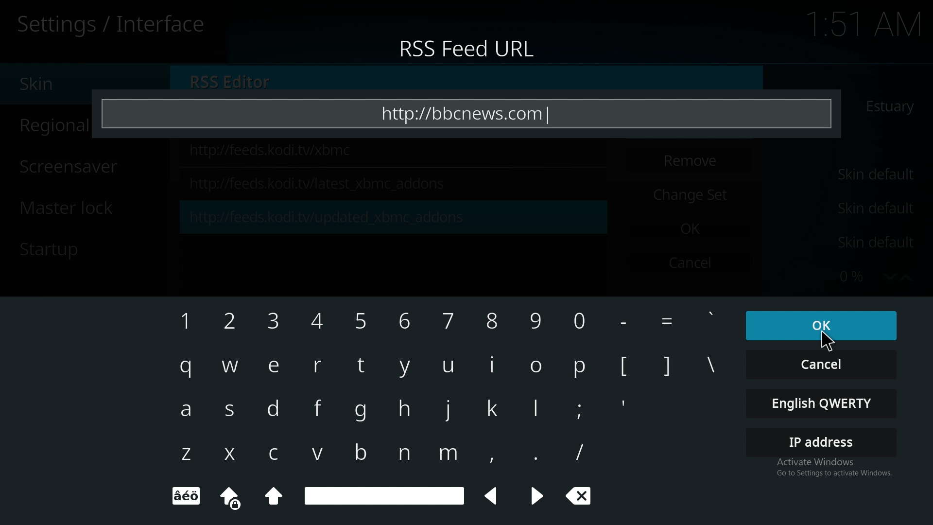 This screenshot has height=525, width=933. Describe the element at coordinates (184, 455) in the screenshot. I see `z` at that location.